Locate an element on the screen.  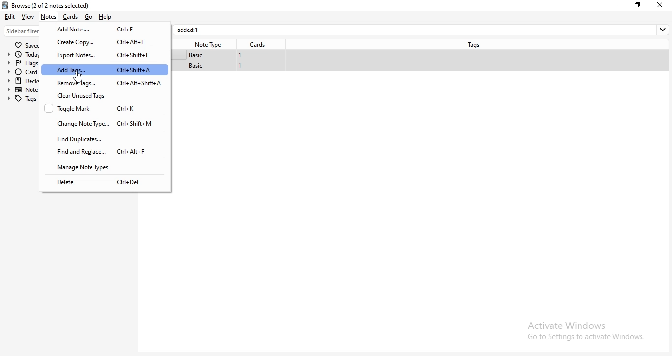
delete is located at coordinates (106, 183).